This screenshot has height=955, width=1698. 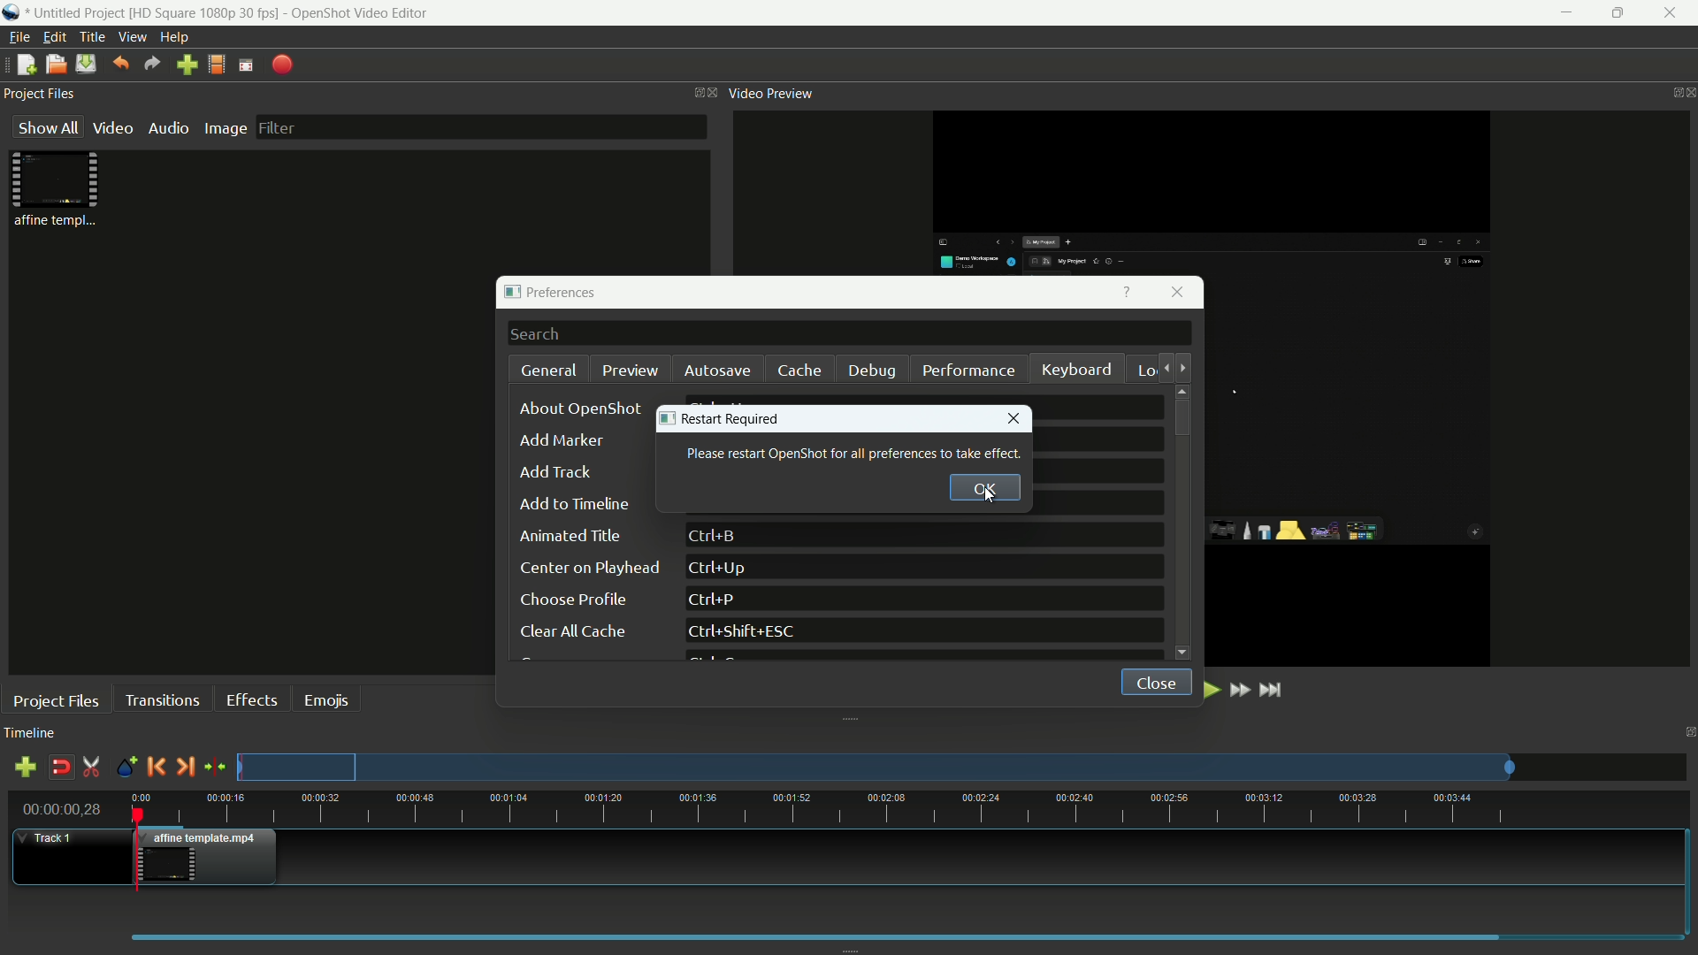 What do you see at coordinates (851, 455) in the screenshot?
I see `text` at bounding box center [851, 455].